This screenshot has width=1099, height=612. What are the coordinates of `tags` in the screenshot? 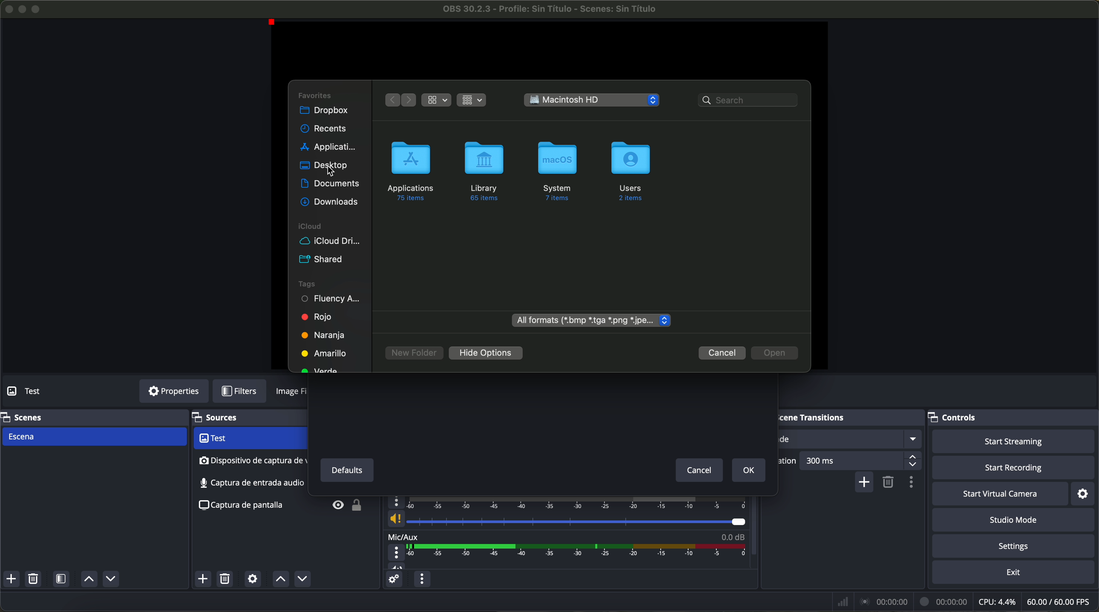 It's located at (308, 284).